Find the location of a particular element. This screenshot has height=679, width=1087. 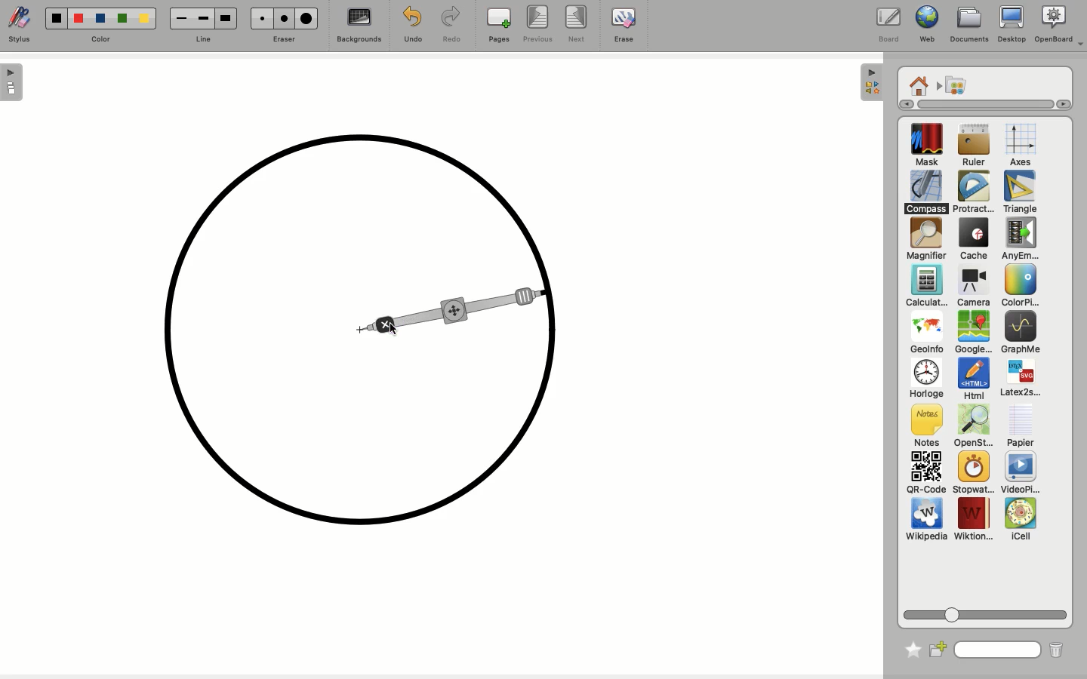

color2 is located at coordinates (76, 17).